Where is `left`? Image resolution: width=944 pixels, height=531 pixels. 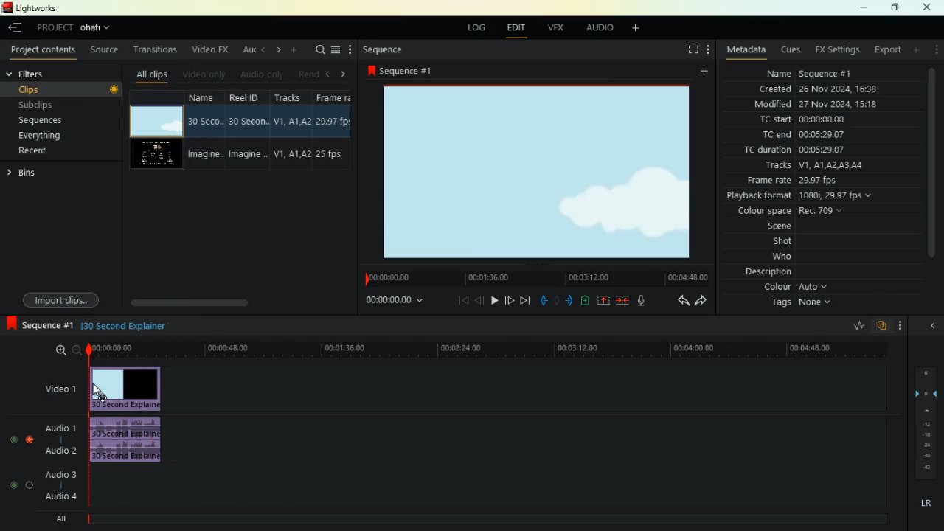
left is located at coordinates (264, 49).